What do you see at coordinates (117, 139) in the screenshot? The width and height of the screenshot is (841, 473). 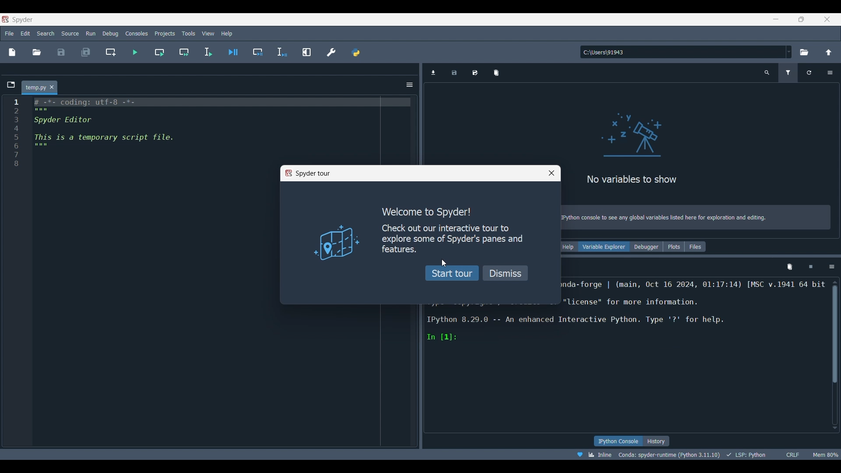 I see `code area` at bounding box center [117, 139].